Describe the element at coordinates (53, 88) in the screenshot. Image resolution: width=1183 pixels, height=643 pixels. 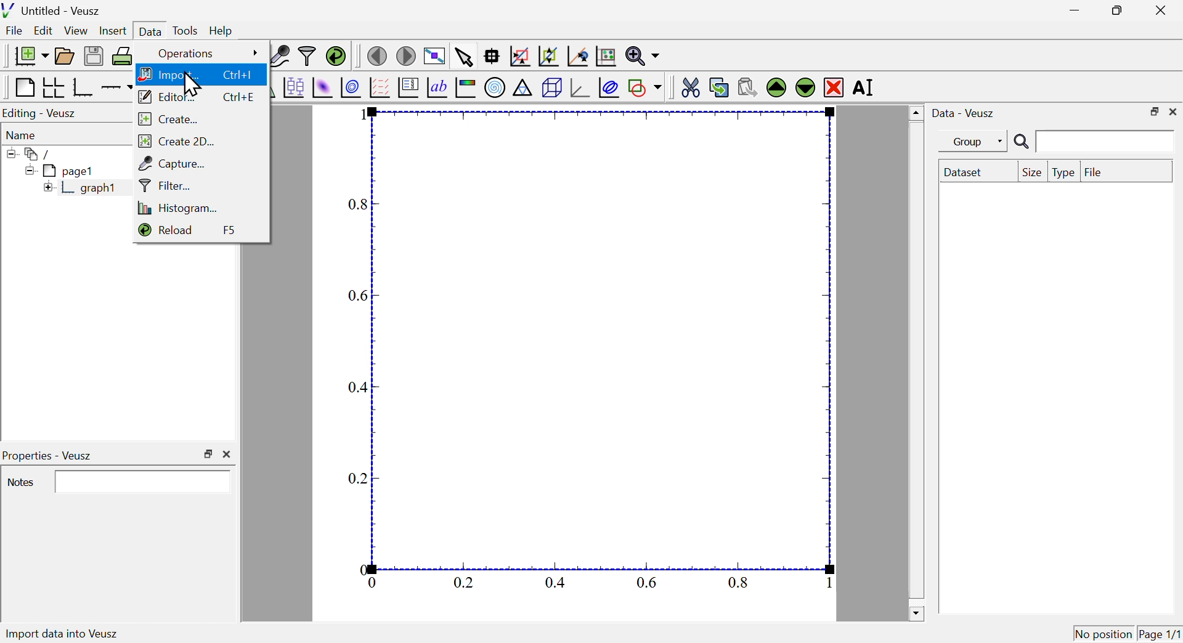
I see `arrange graphs in a grid` at that location.